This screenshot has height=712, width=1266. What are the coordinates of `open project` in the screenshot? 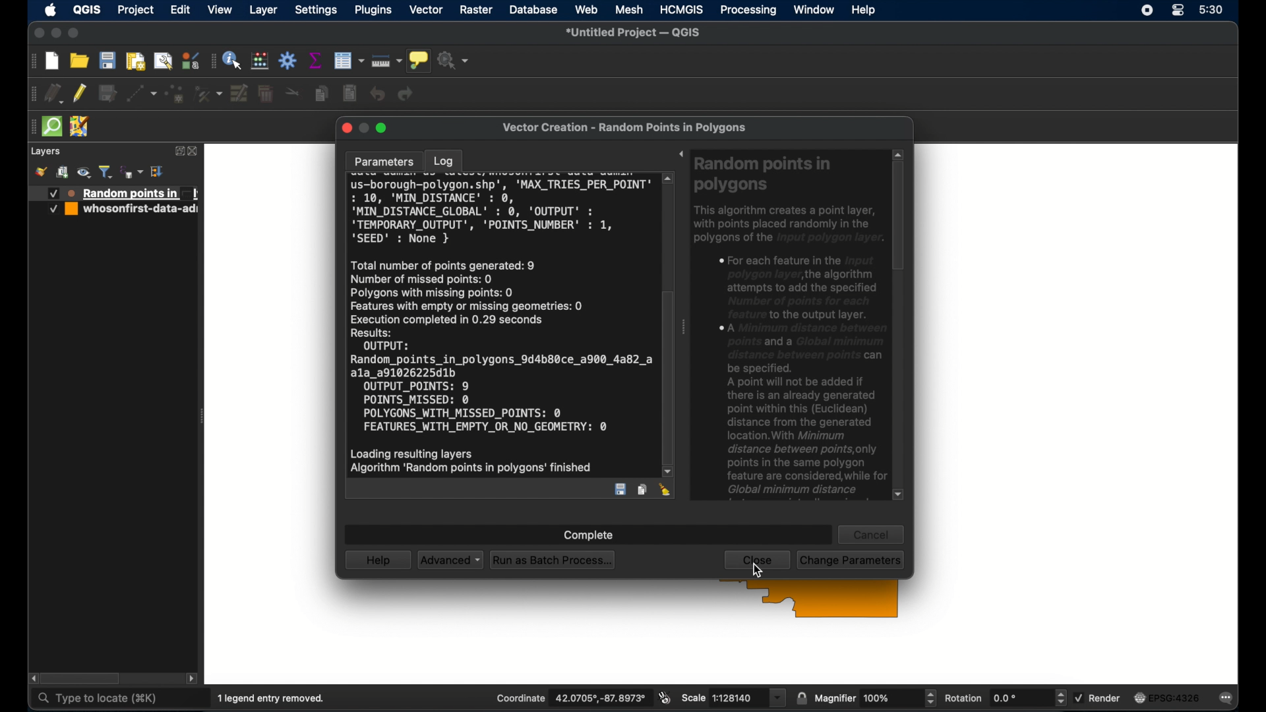 It's located at (80, 60).